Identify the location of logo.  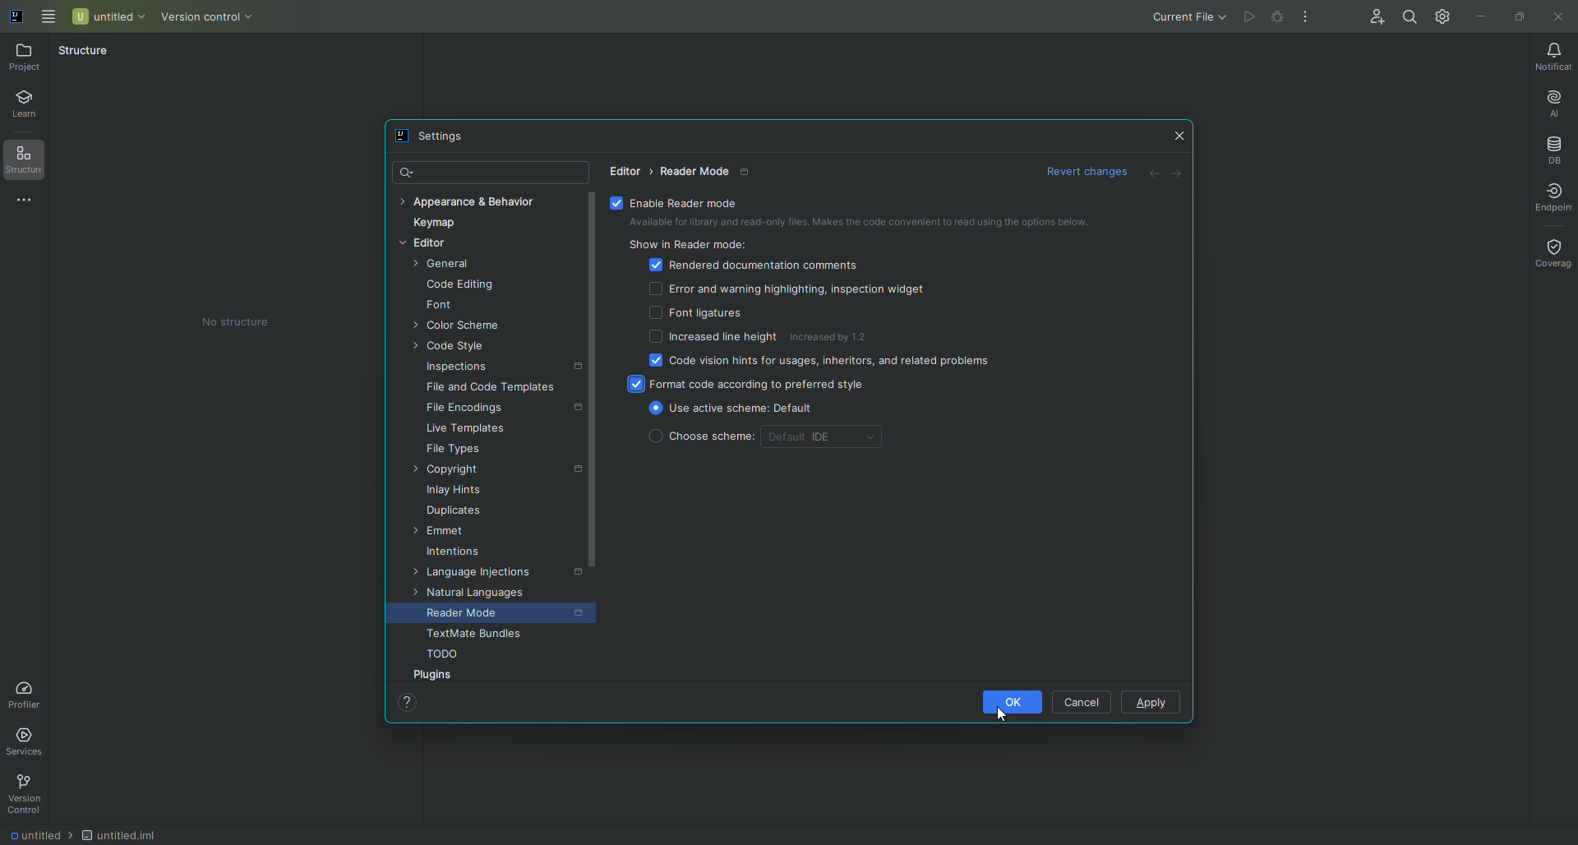
(16, 17).